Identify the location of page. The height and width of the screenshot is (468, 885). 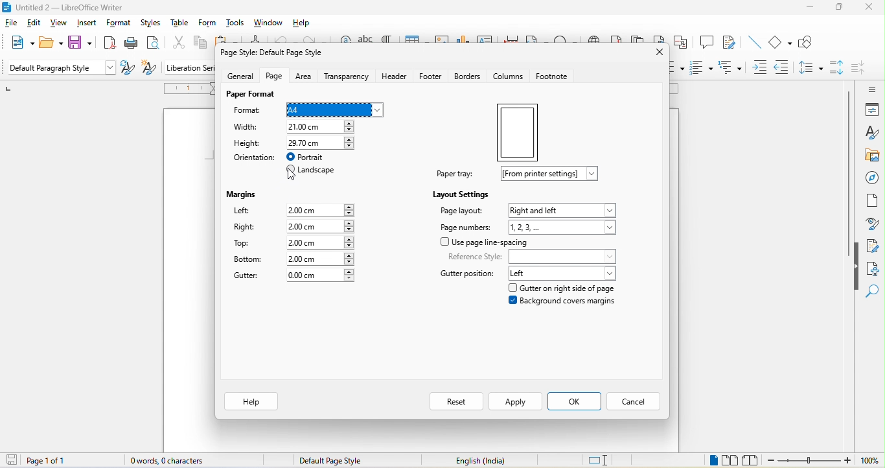
(518, 130).